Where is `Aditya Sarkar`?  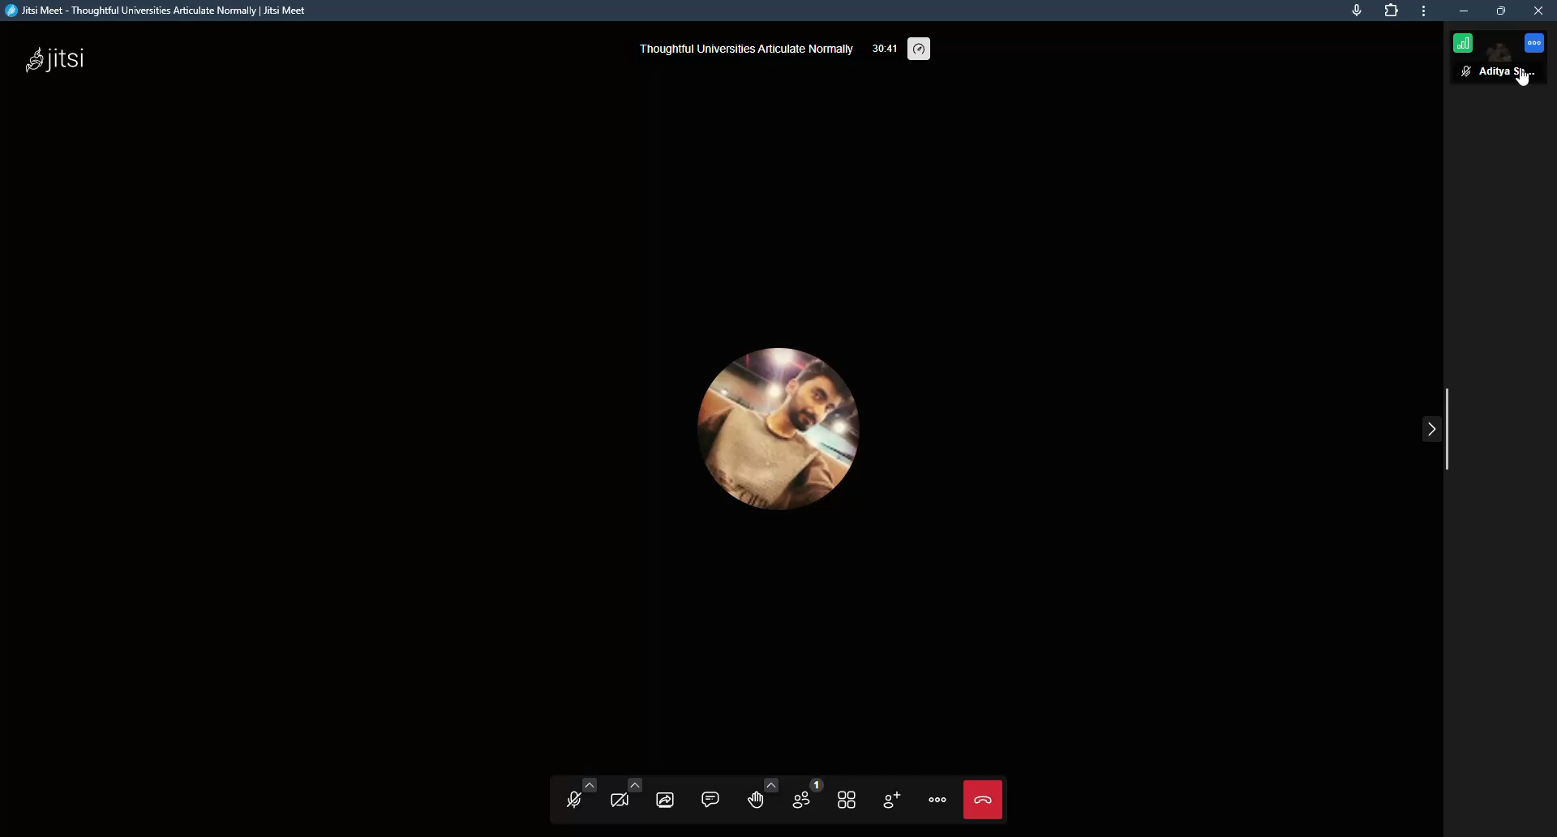
Aditya Sarkar is located at coordinates (1509, 75).